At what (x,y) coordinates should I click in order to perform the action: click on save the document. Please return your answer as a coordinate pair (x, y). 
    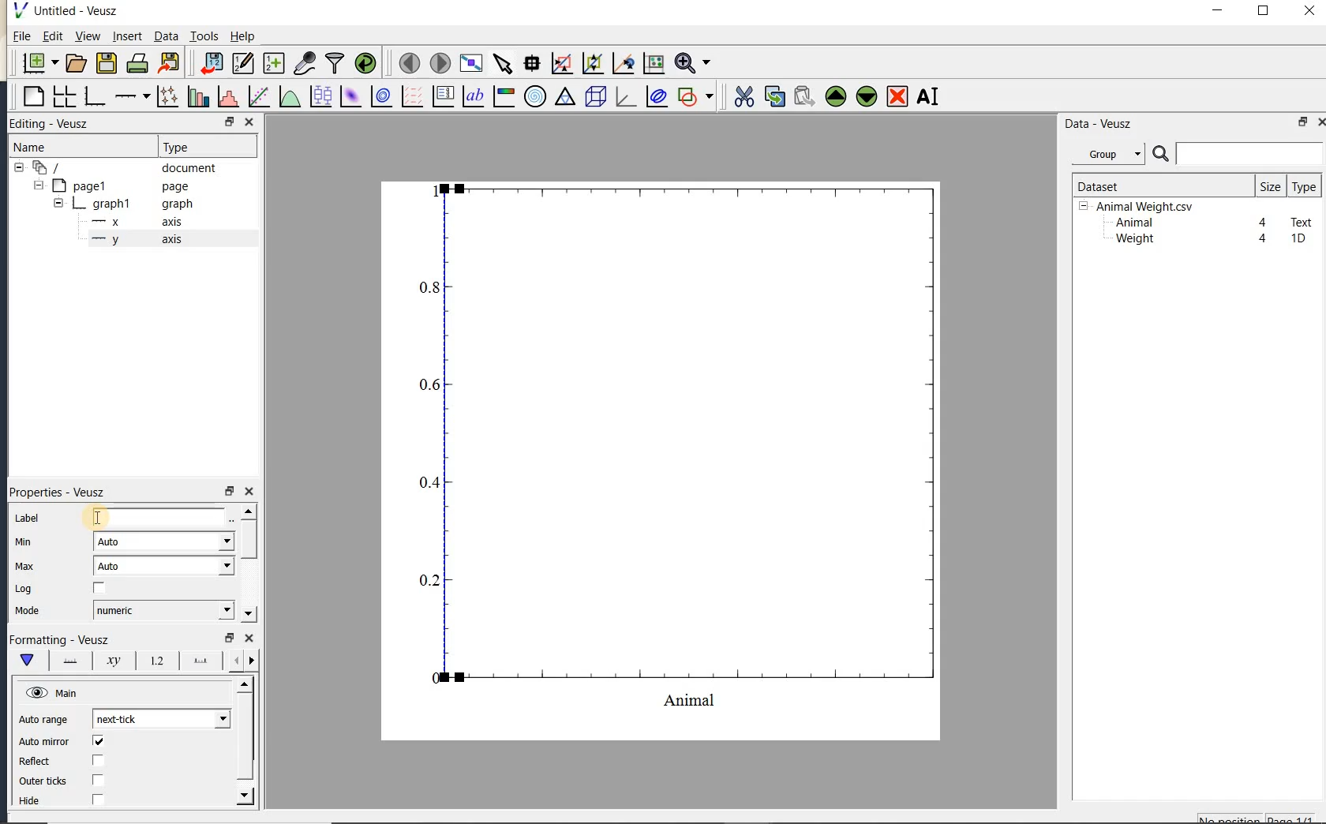
    Looking at the image, I should click on (106, 64).